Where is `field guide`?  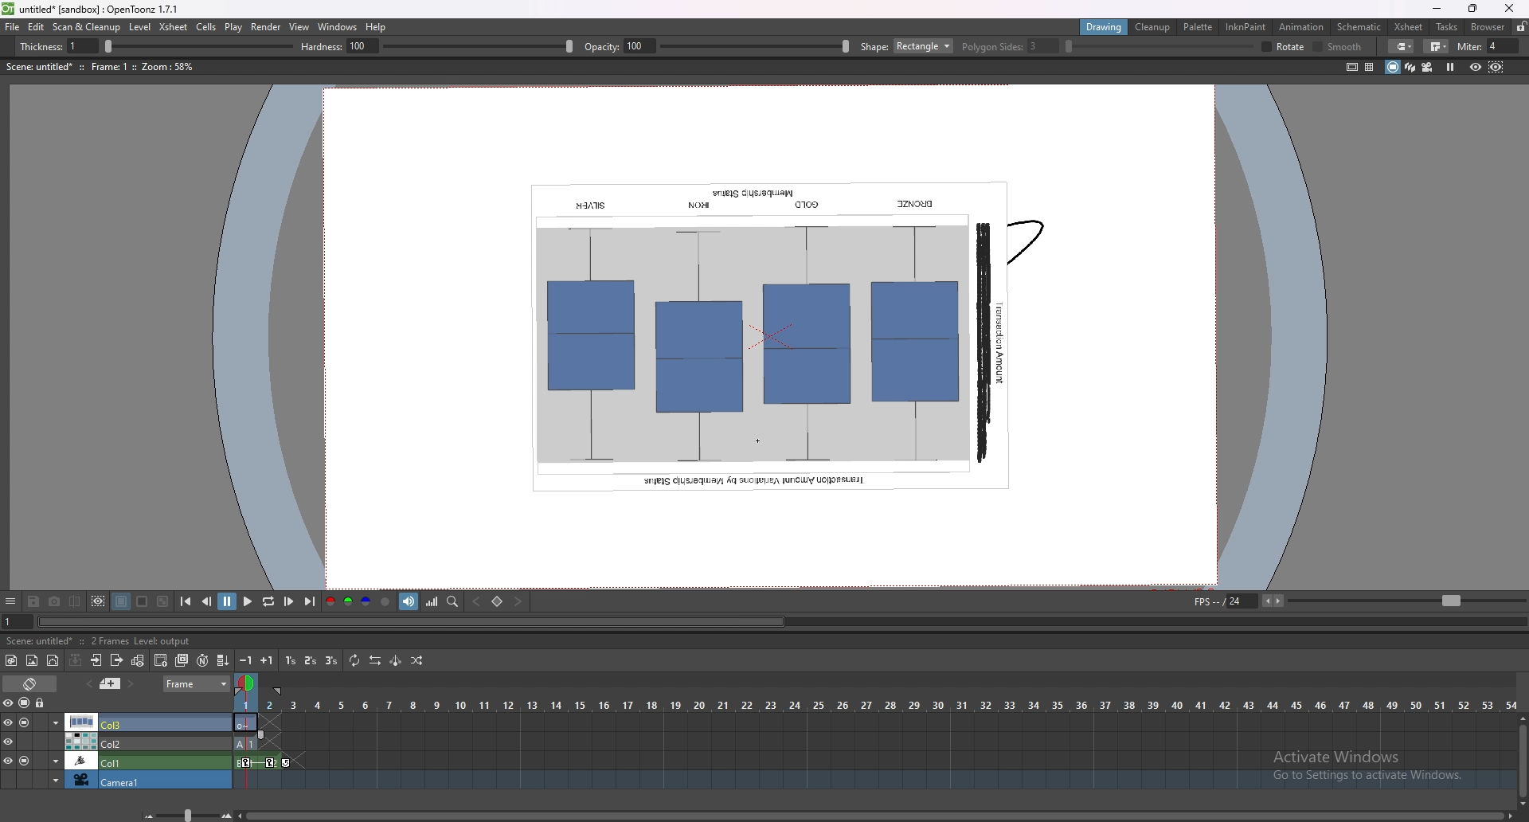 field guide is located at coordinates (1370, 67).